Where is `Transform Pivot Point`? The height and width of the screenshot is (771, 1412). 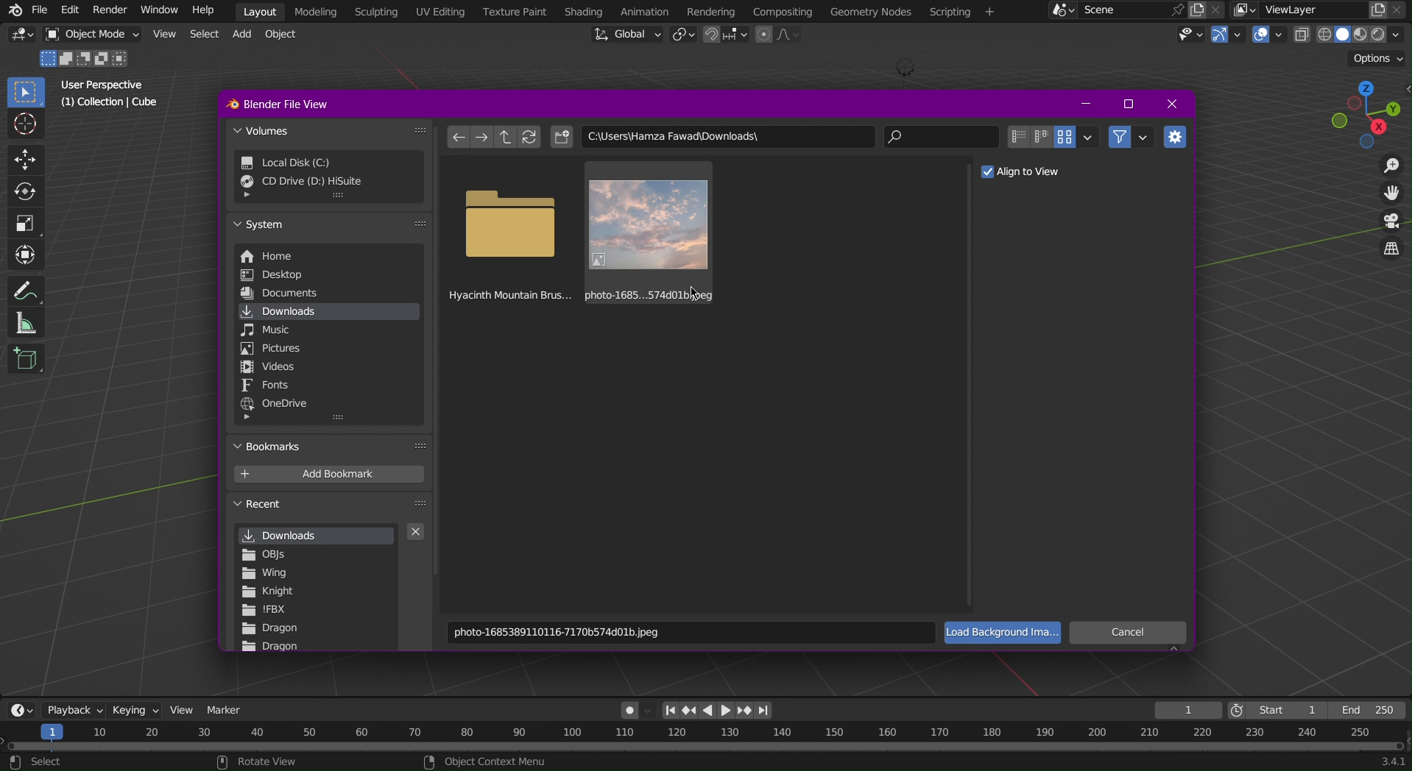
Transform Pivot Point is located at coordinates (682, 37).